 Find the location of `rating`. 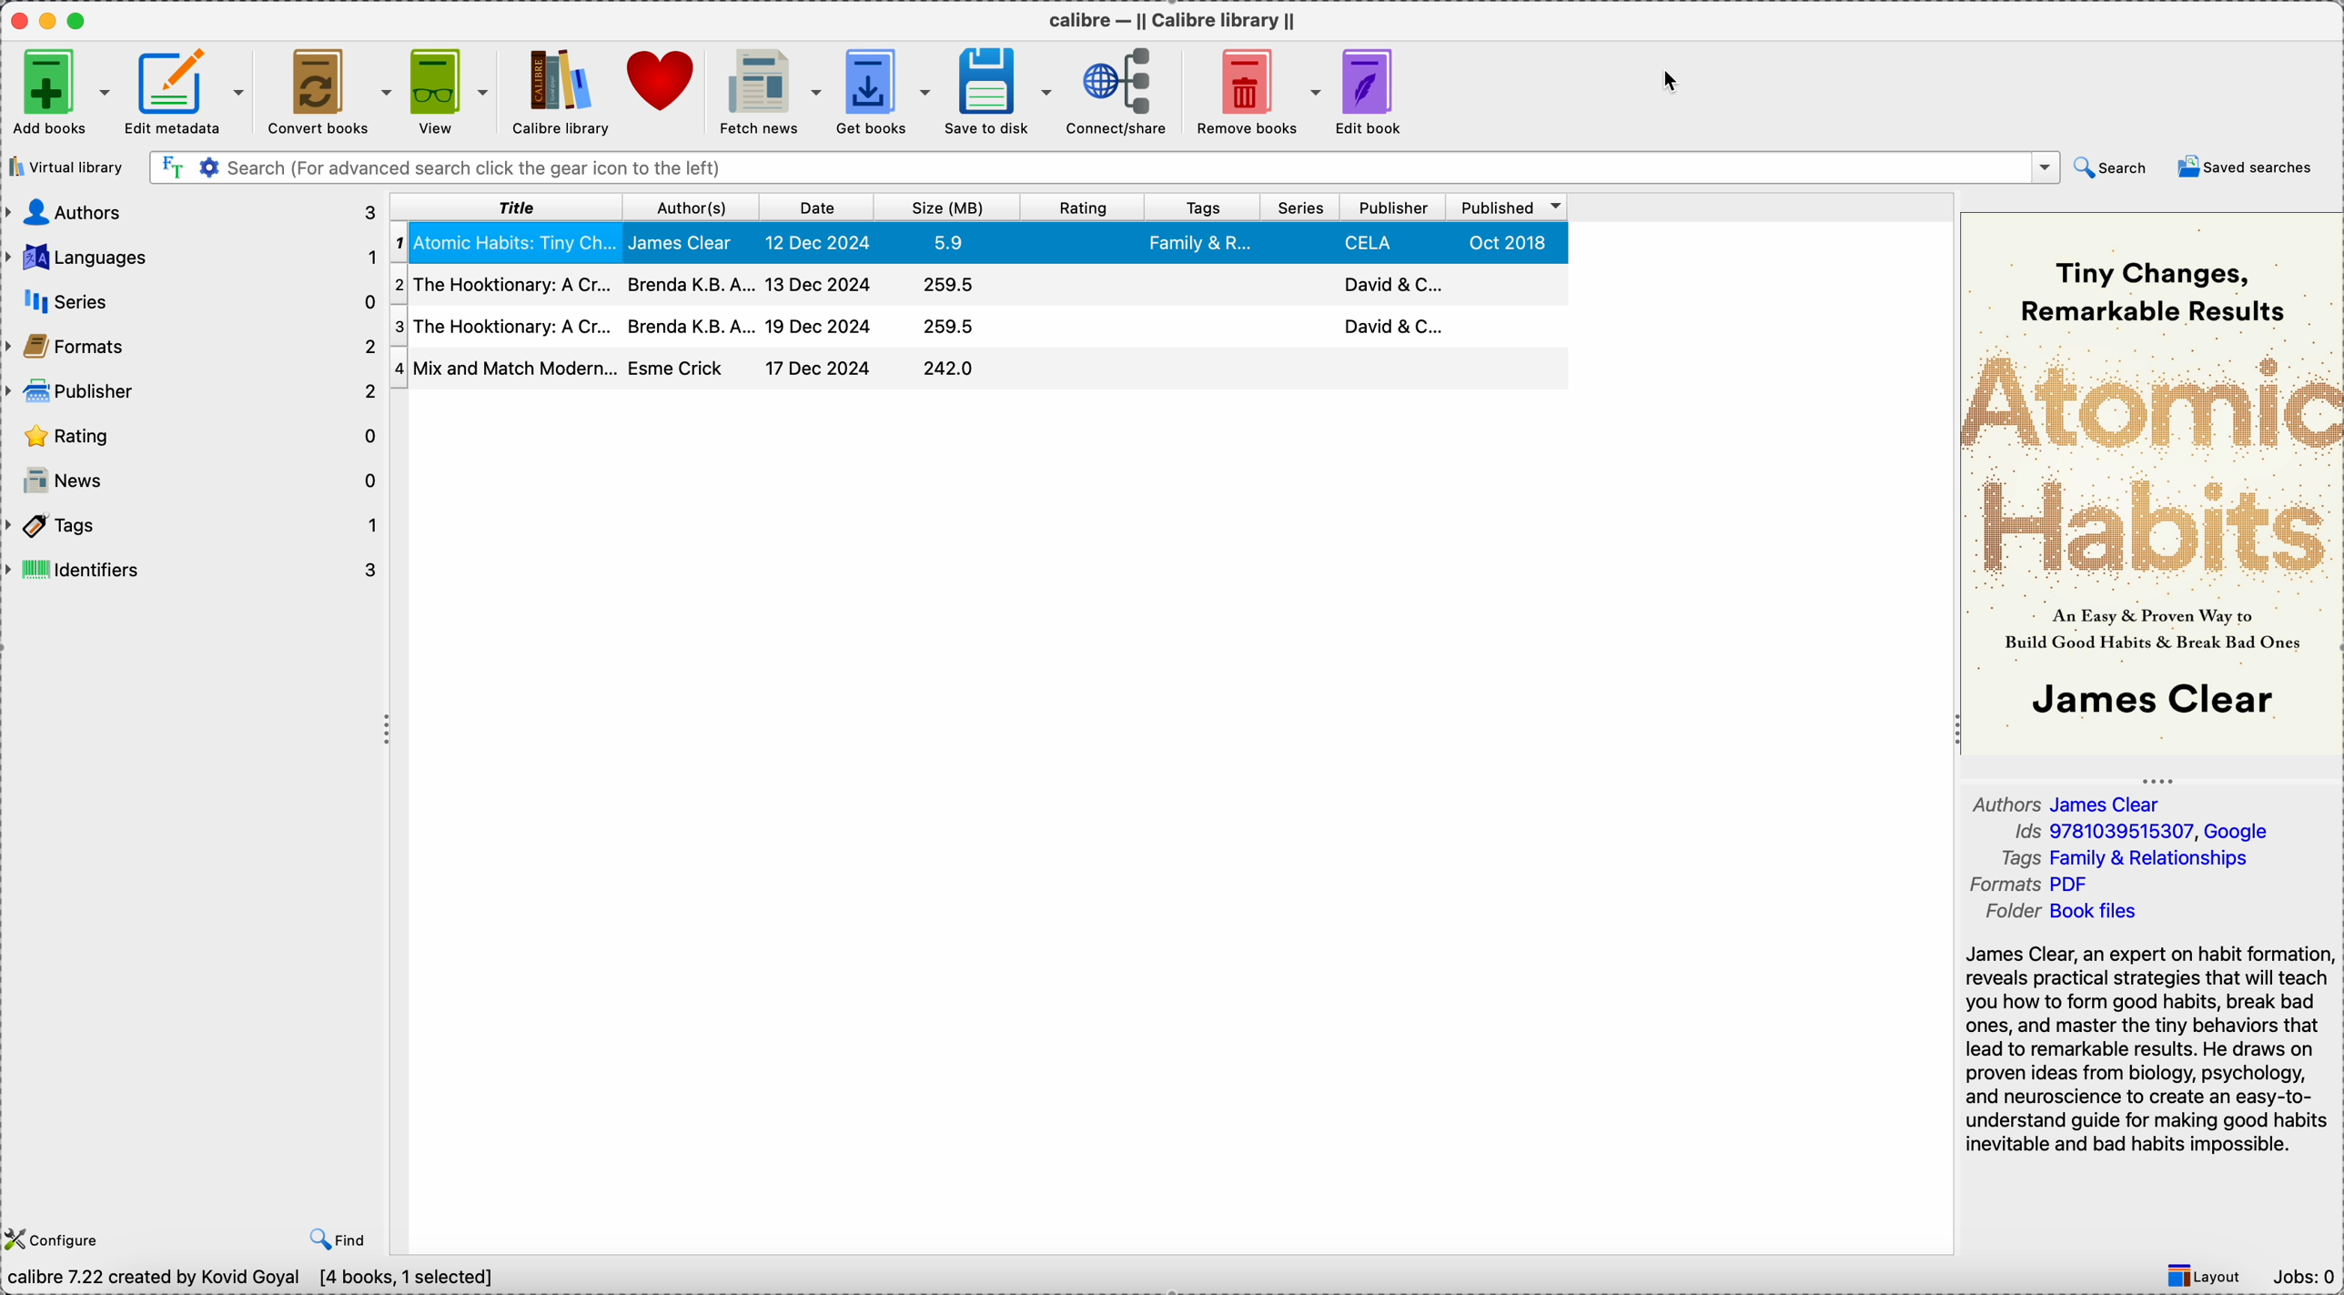

rating is located at coordinates (192, 436).